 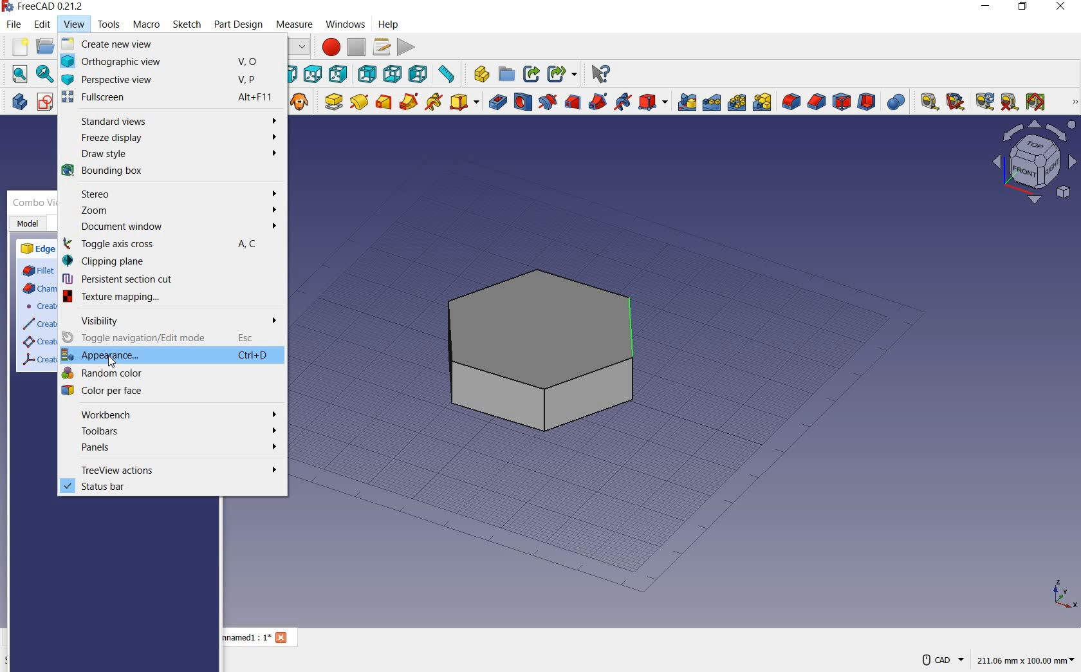 What do you see at coordinates (33, 203) in the screenshot?
I see `combo view` at bounding box center [33, 203].